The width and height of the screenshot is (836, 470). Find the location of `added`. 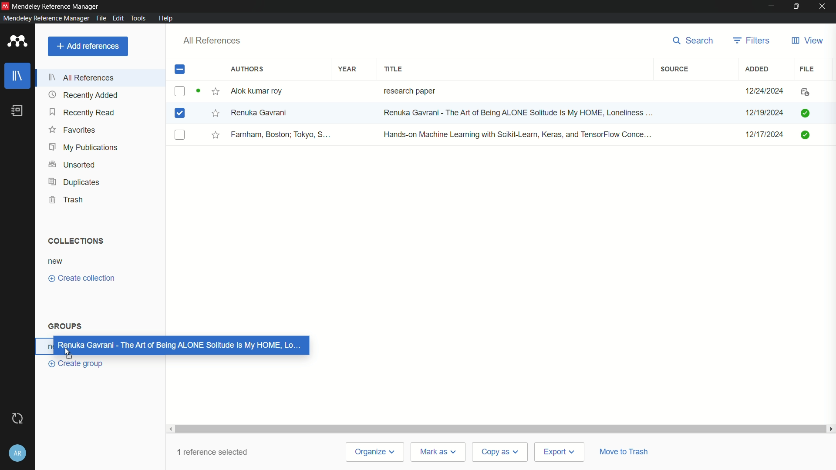

added is located at coordinates (758, 69).